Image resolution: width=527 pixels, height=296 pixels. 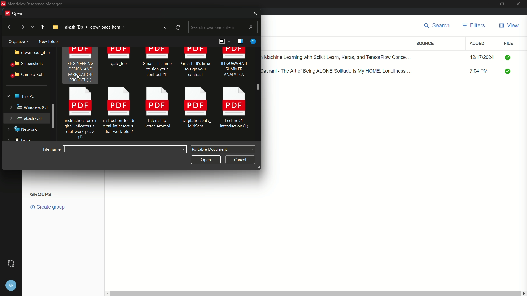 I want to click on arrange, so click(x=223, y=42).